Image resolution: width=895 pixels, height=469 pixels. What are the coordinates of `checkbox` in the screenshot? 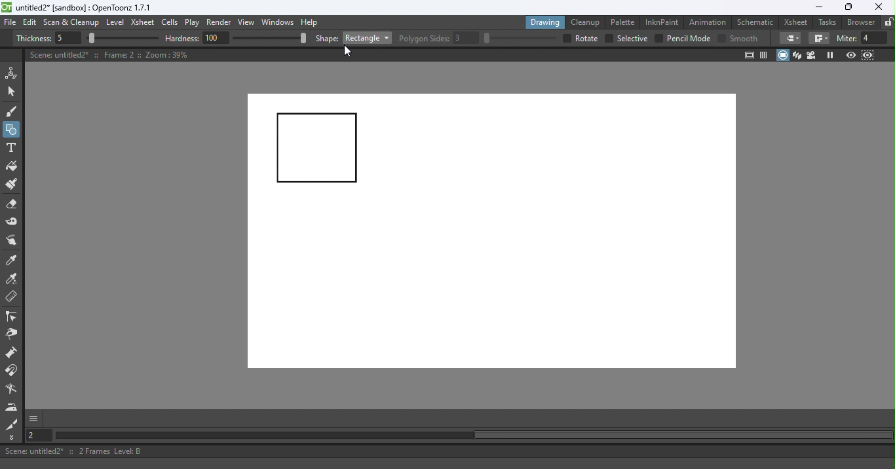 It's located at (565, 38).